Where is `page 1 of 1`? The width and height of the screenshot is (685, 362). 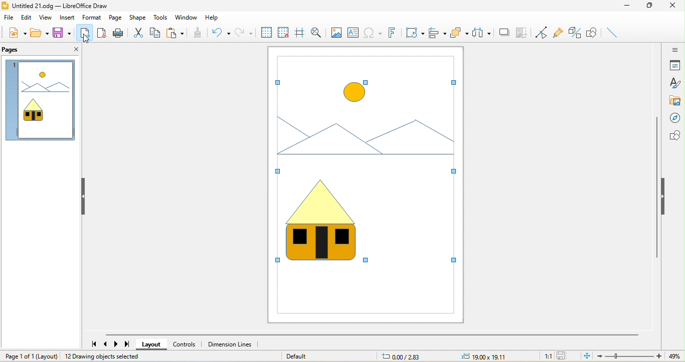 page 1 of 1 is located at coordinates (30, 355).